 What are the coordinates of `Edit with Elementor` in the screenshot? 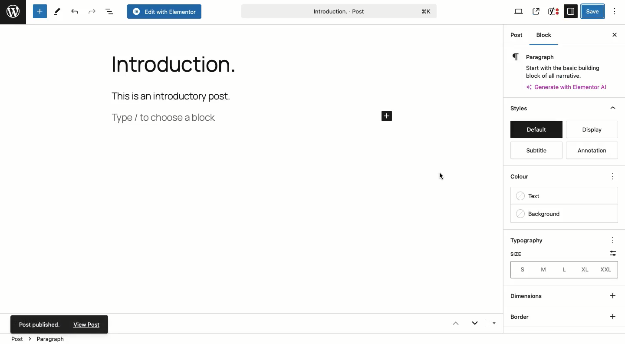 It's located at (165, 12).